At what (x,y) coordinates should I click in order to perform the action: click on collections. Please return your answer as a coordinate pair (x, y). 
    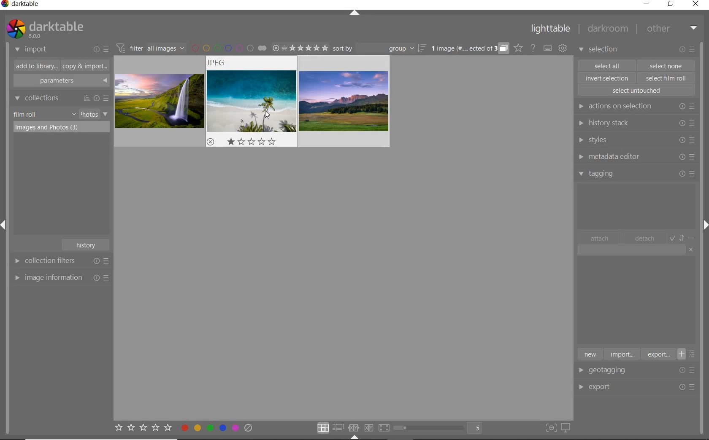
    Looking at the image, I should click on (60, 98).